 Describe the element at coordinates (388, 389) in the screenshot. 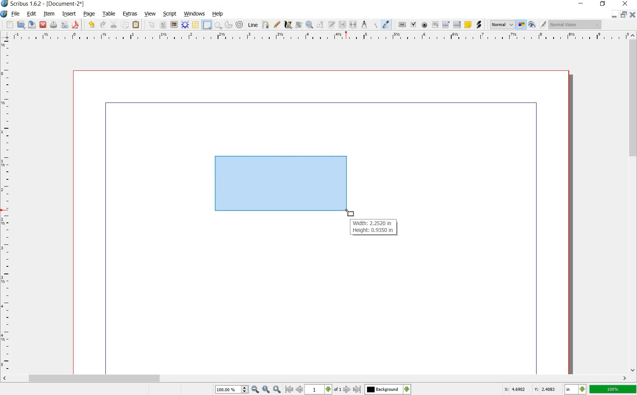

I see `select the current layer` at that location.